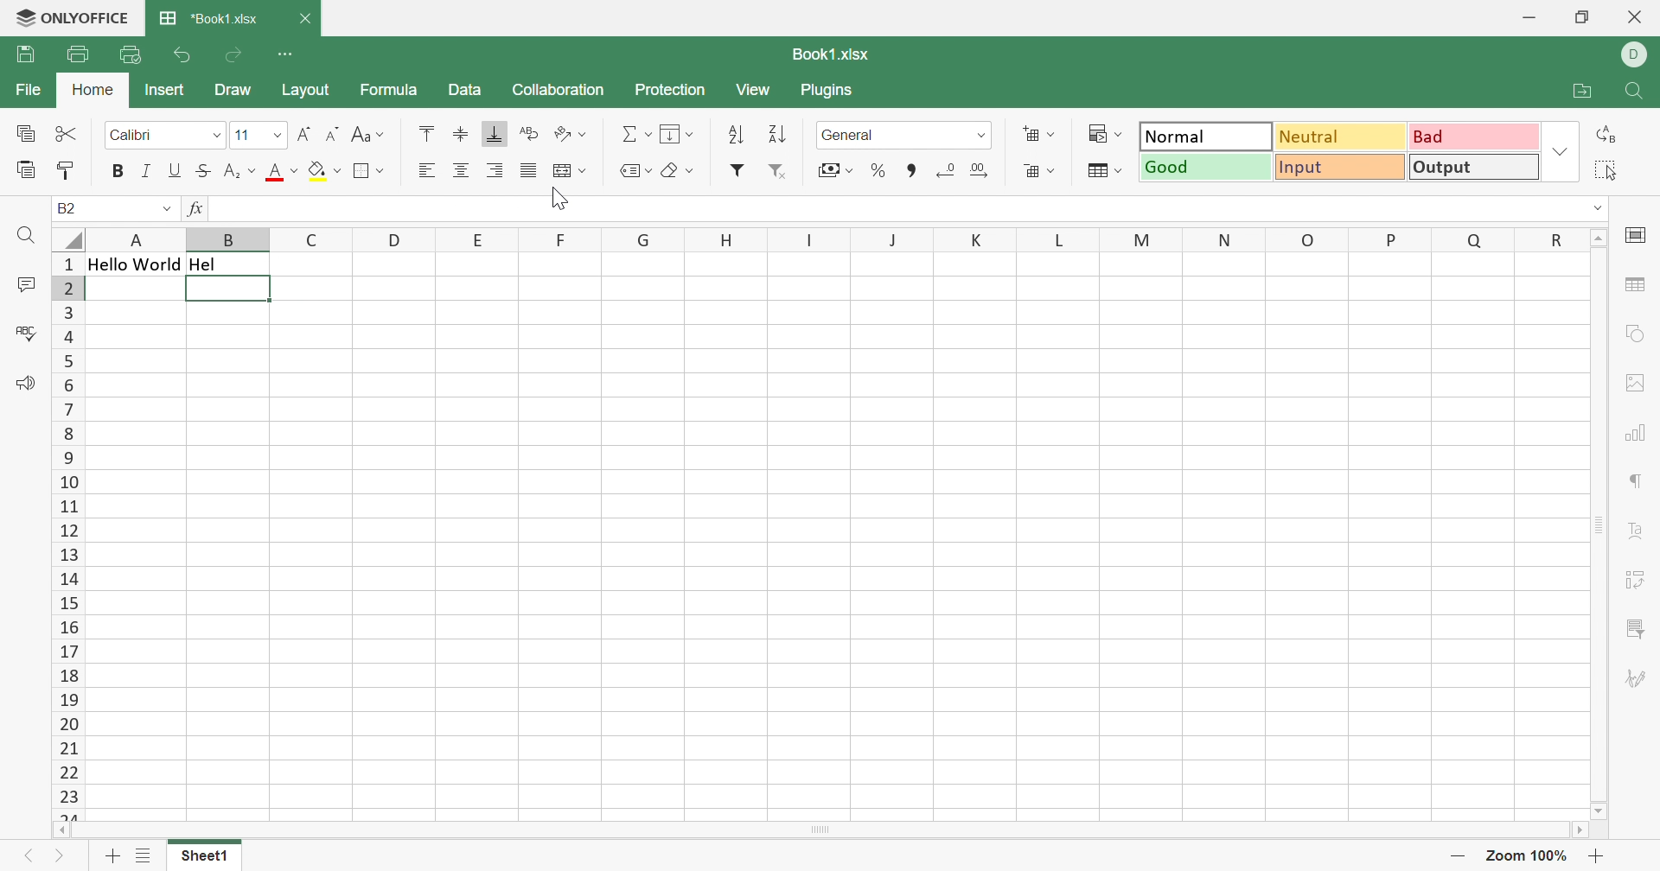 This screenshot has width=1660, height=871. What do you see at coordinates (1638, 628) in the screenshot?
I see `Slicer settings` at bounding box center [1638, 628].